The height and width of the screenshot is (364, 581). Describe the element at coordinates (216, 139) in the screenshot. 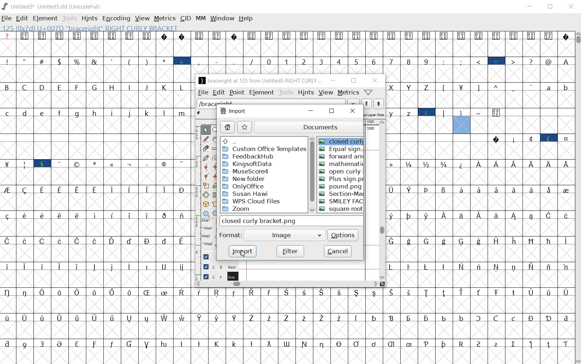

I see `scroll by hand` at that location.